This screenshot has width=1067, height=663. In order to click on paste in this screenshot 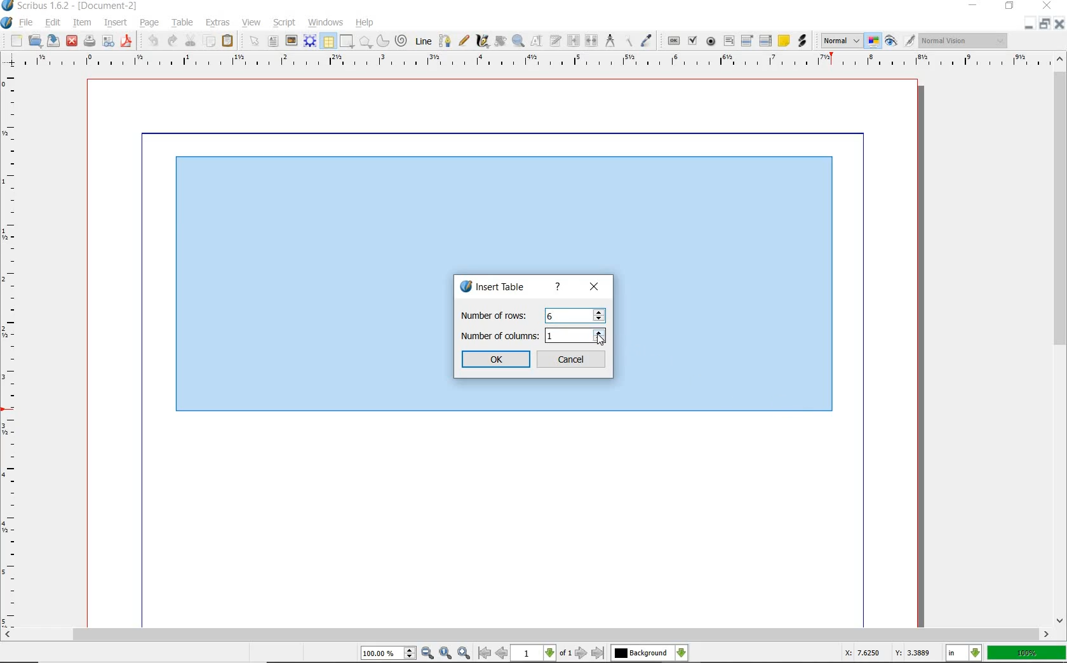, I will do `click(228, 42)`.